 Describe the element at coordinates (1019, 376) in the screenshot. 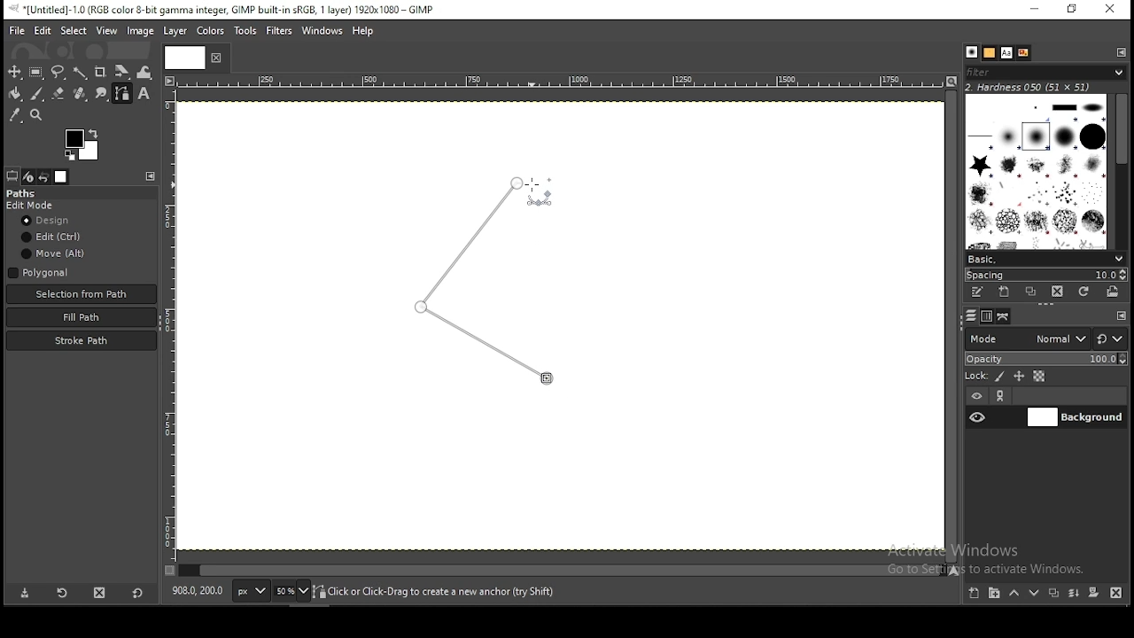

I see `lock position and size` at that location.